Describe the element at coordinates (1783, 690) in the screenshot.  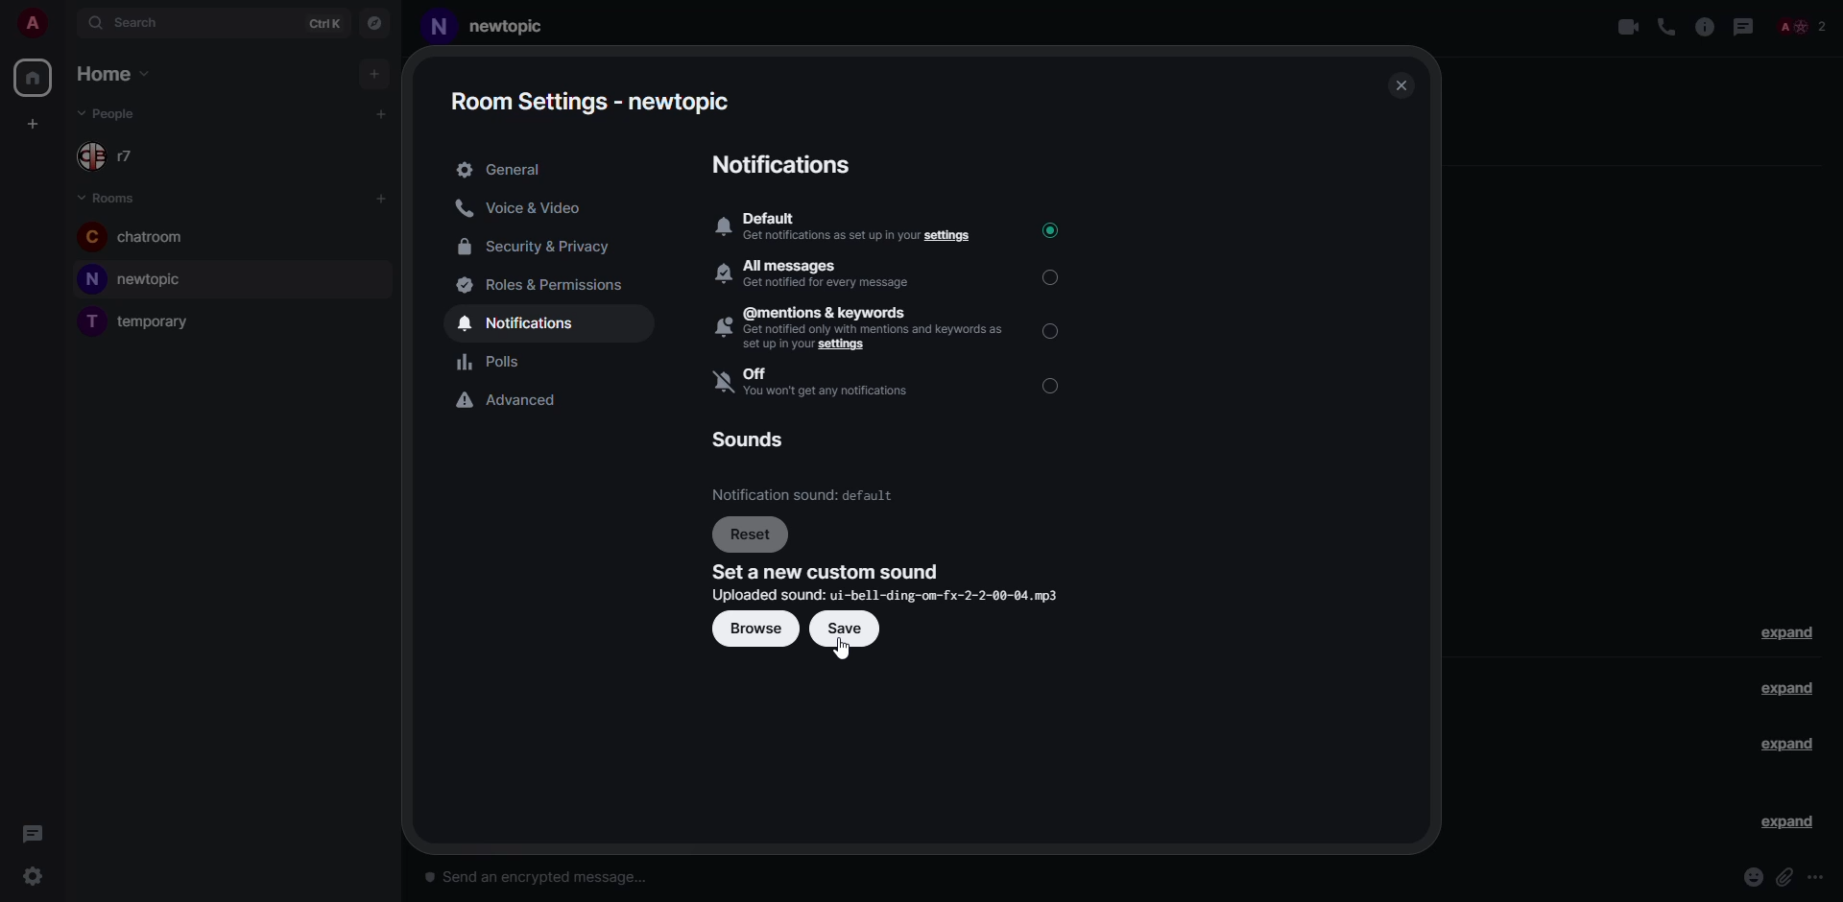
I see `expand` at that location.